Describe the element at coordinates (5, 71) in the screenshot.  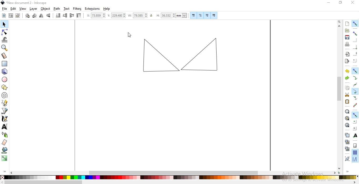
I see `create 3d object` at that location.